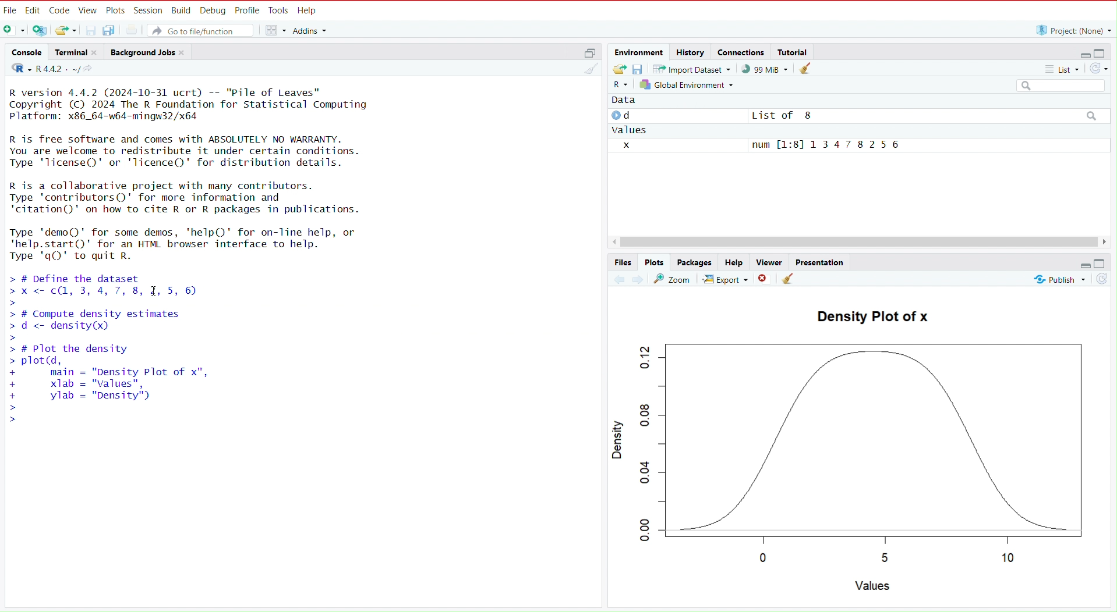 Image resolution: width=1117 pixels, height=612 pixels. What do you see at coordinates (850, 241) in the screenshot?
I see `scrollbar` at bounding box center [850, 241].